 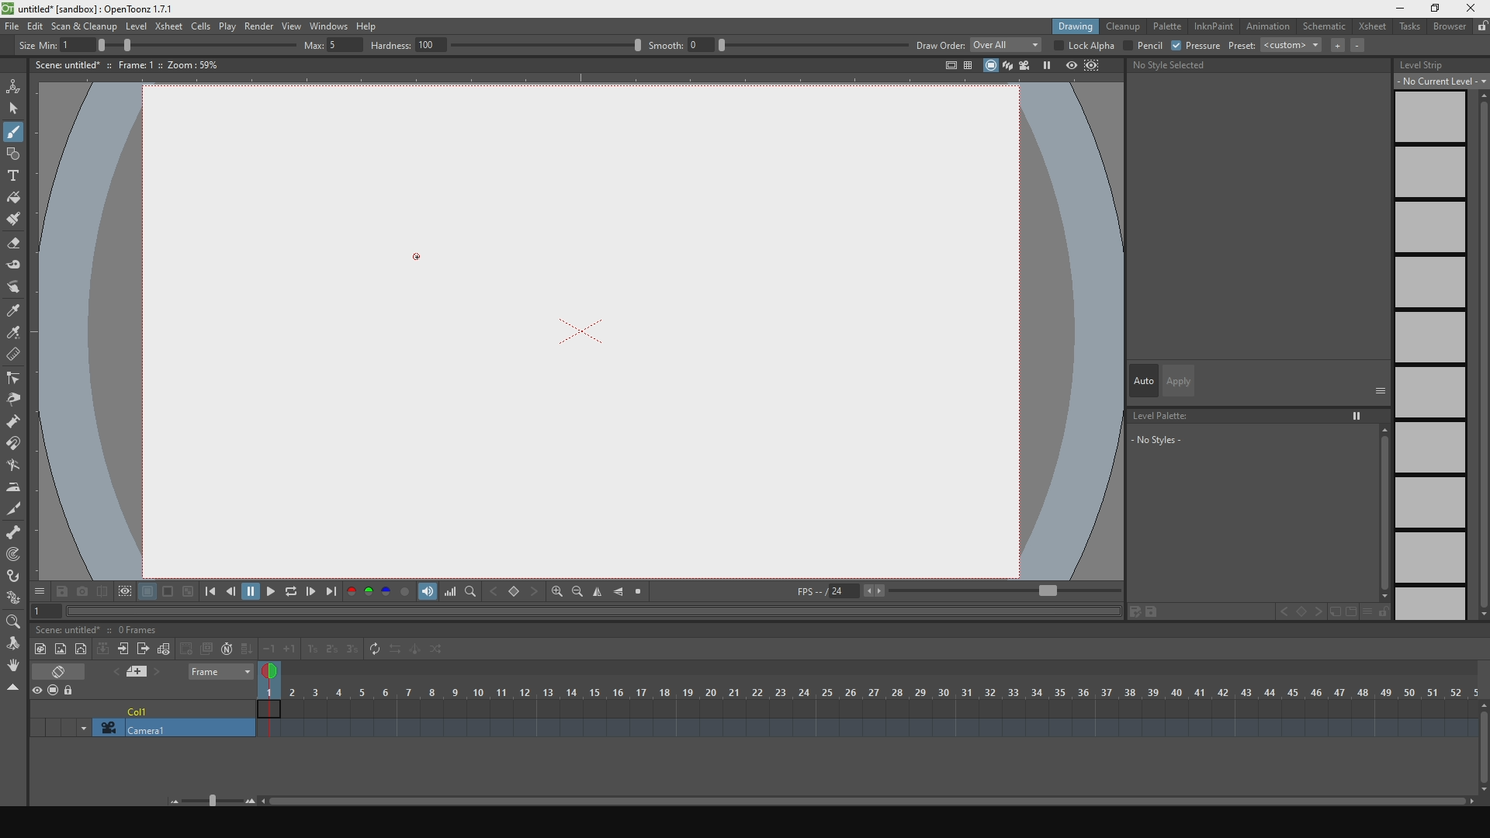 What do you see at coordinates (620, 593) in the screenshot?
I see `align horizontally` at bounding box center [620, 593].